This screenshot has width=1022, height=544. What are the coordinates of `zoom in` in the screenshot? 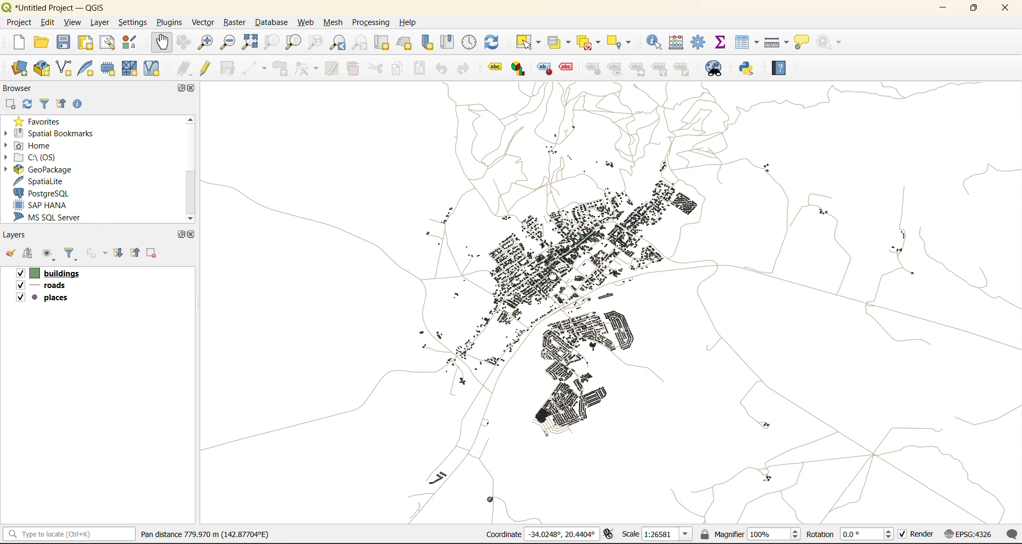 It's located at (208, 43).